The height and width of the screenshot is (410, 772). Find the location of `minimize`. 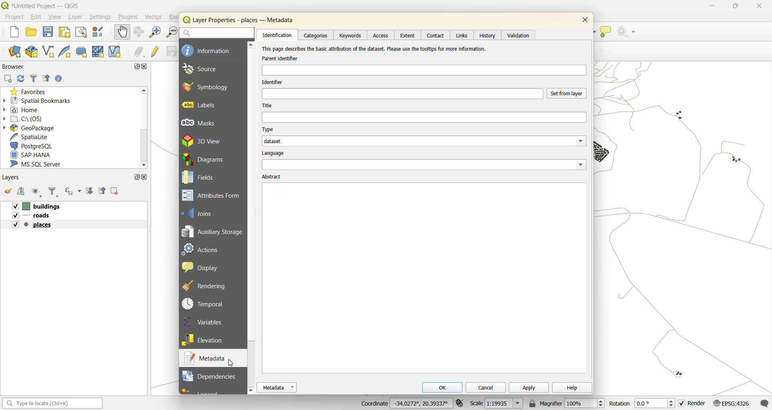

minimize is located at coordinates (715, 6).